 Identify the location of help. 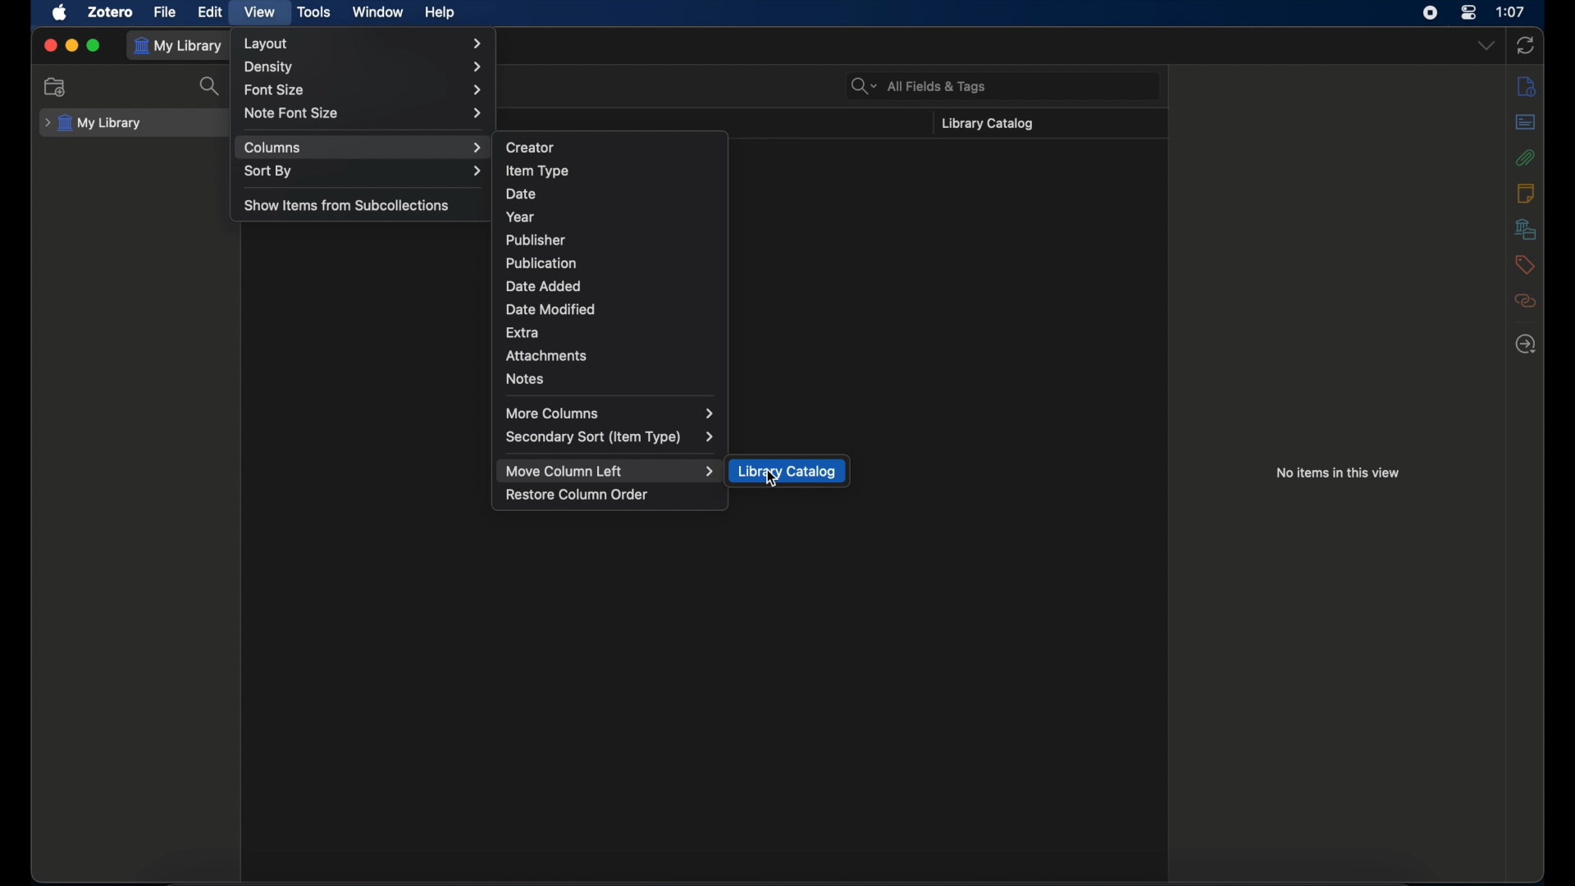
(441, 13).